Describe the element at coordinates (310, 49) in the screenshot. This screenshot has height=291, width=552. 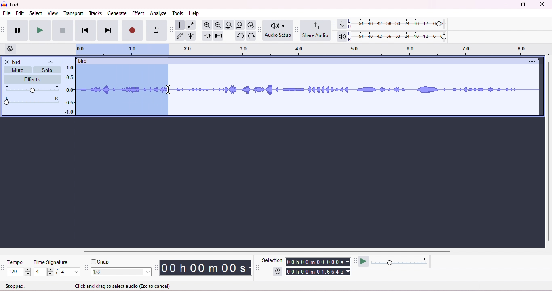
I see `timeline` at that location.